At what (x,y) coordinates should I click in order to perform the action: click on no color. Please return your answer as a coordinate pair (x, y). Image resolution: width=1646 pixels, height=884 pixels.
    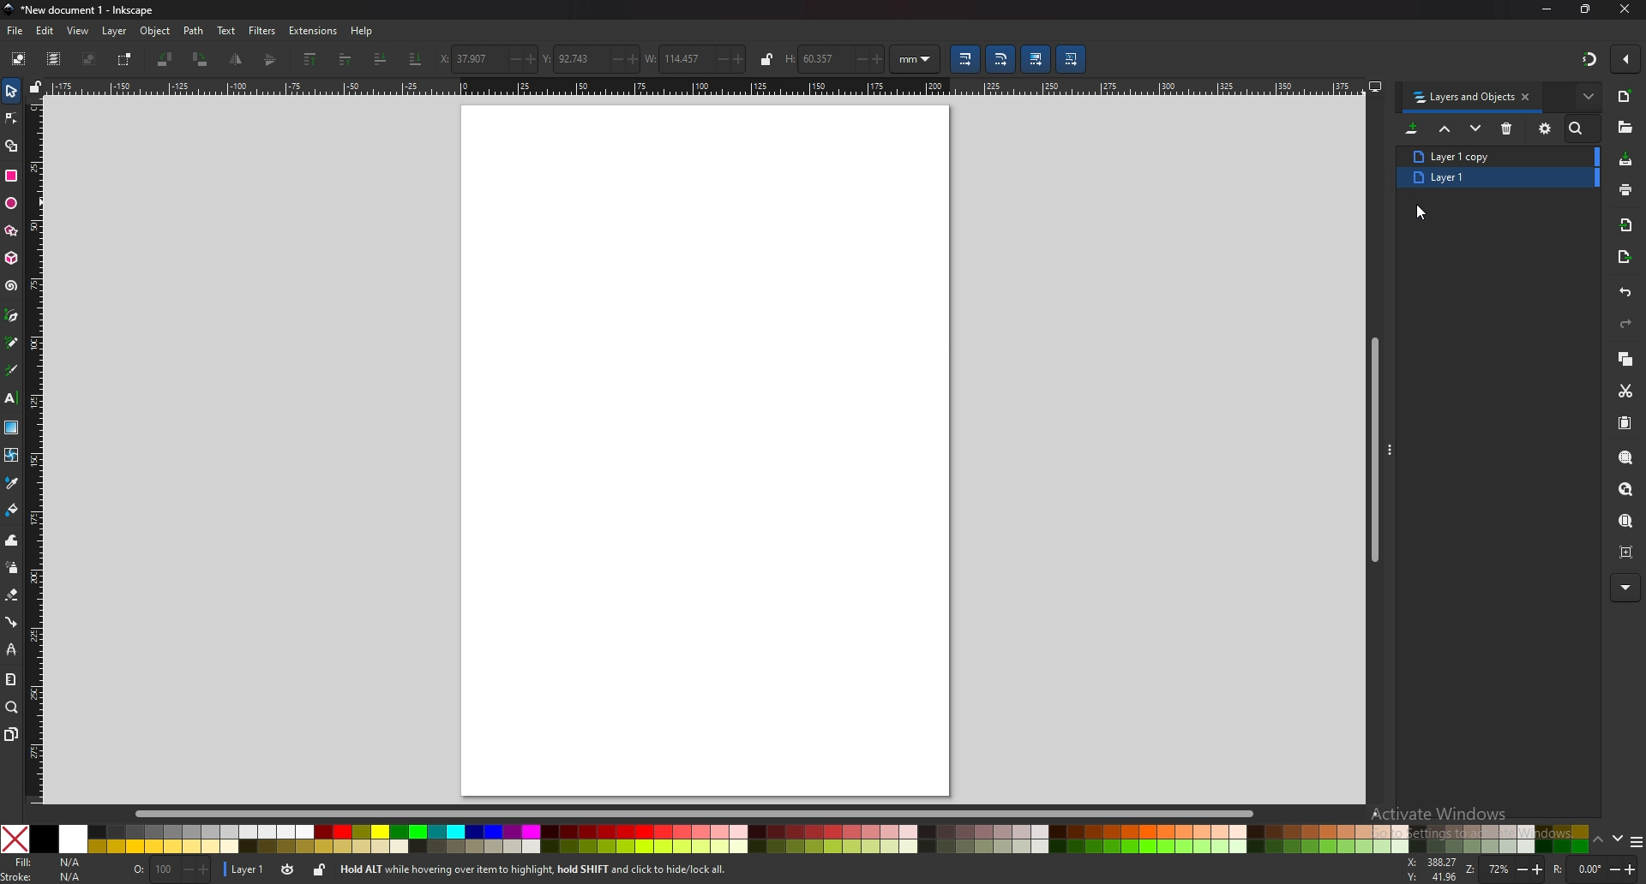
    Looking at the image, I should click on (15, 839).